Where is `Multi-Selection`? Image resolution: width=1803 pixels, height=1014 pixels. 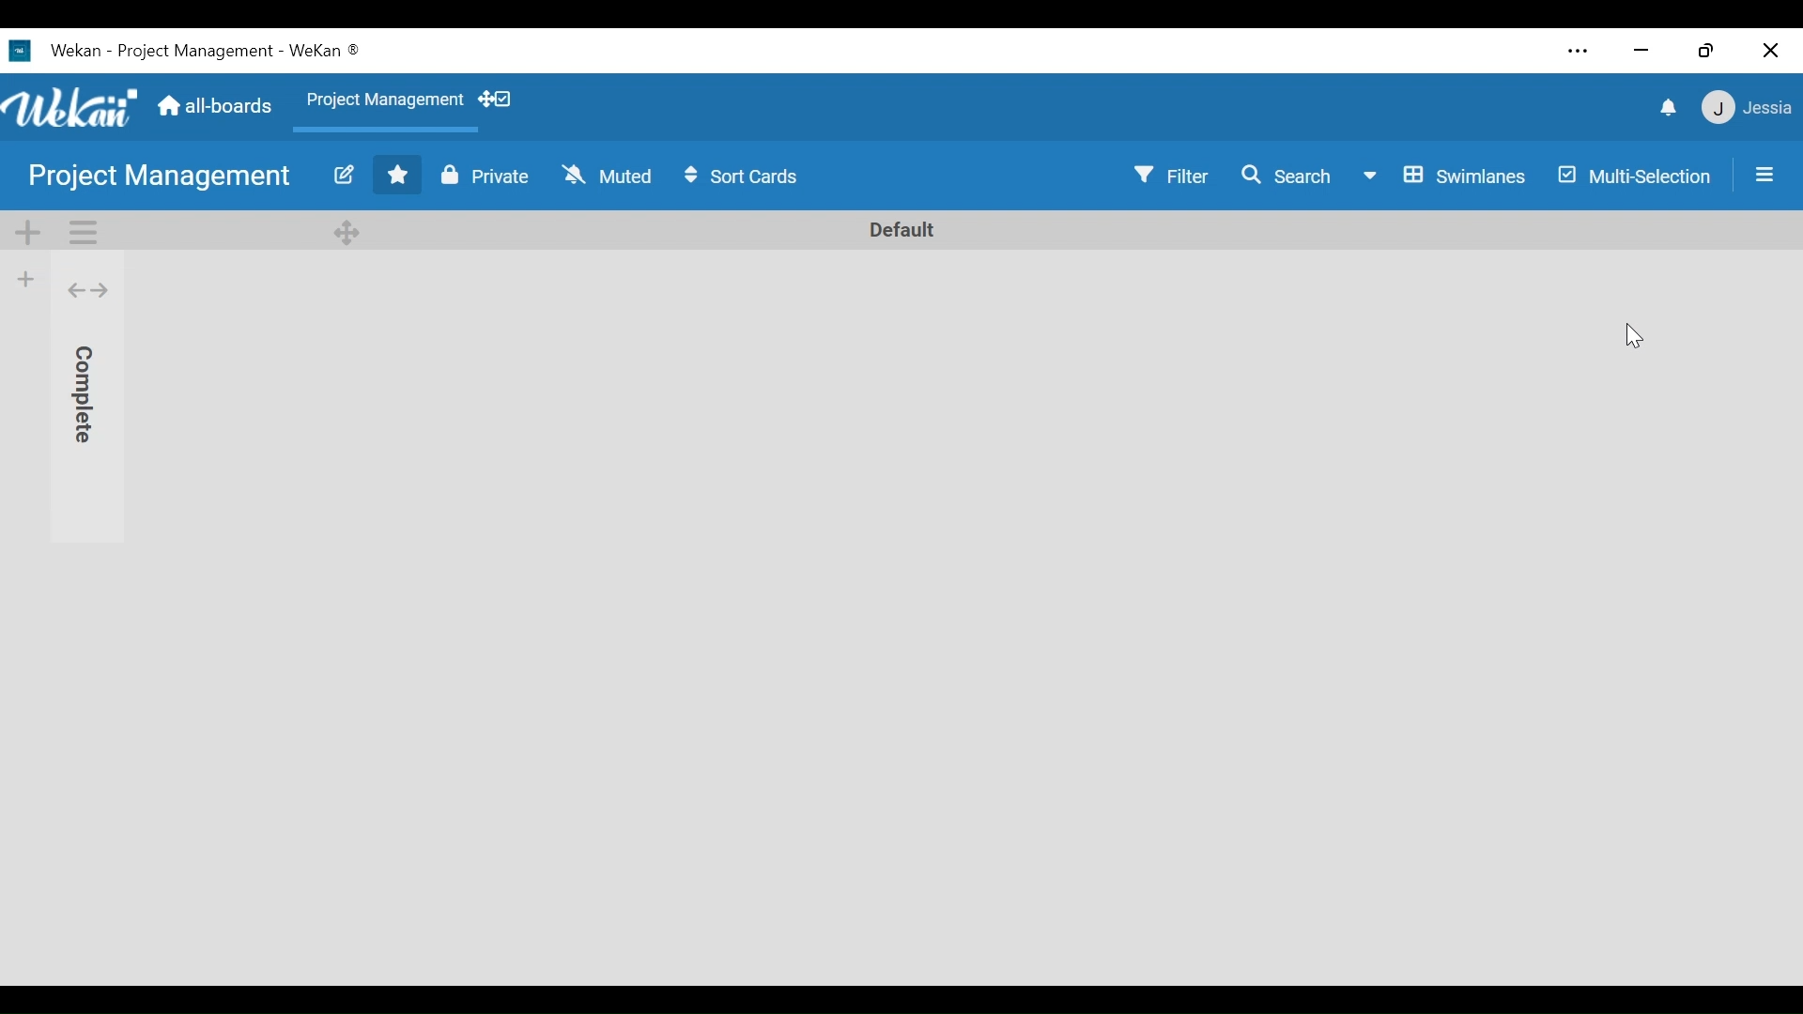 Multi-Selection is located at coordinates (1635, 177).